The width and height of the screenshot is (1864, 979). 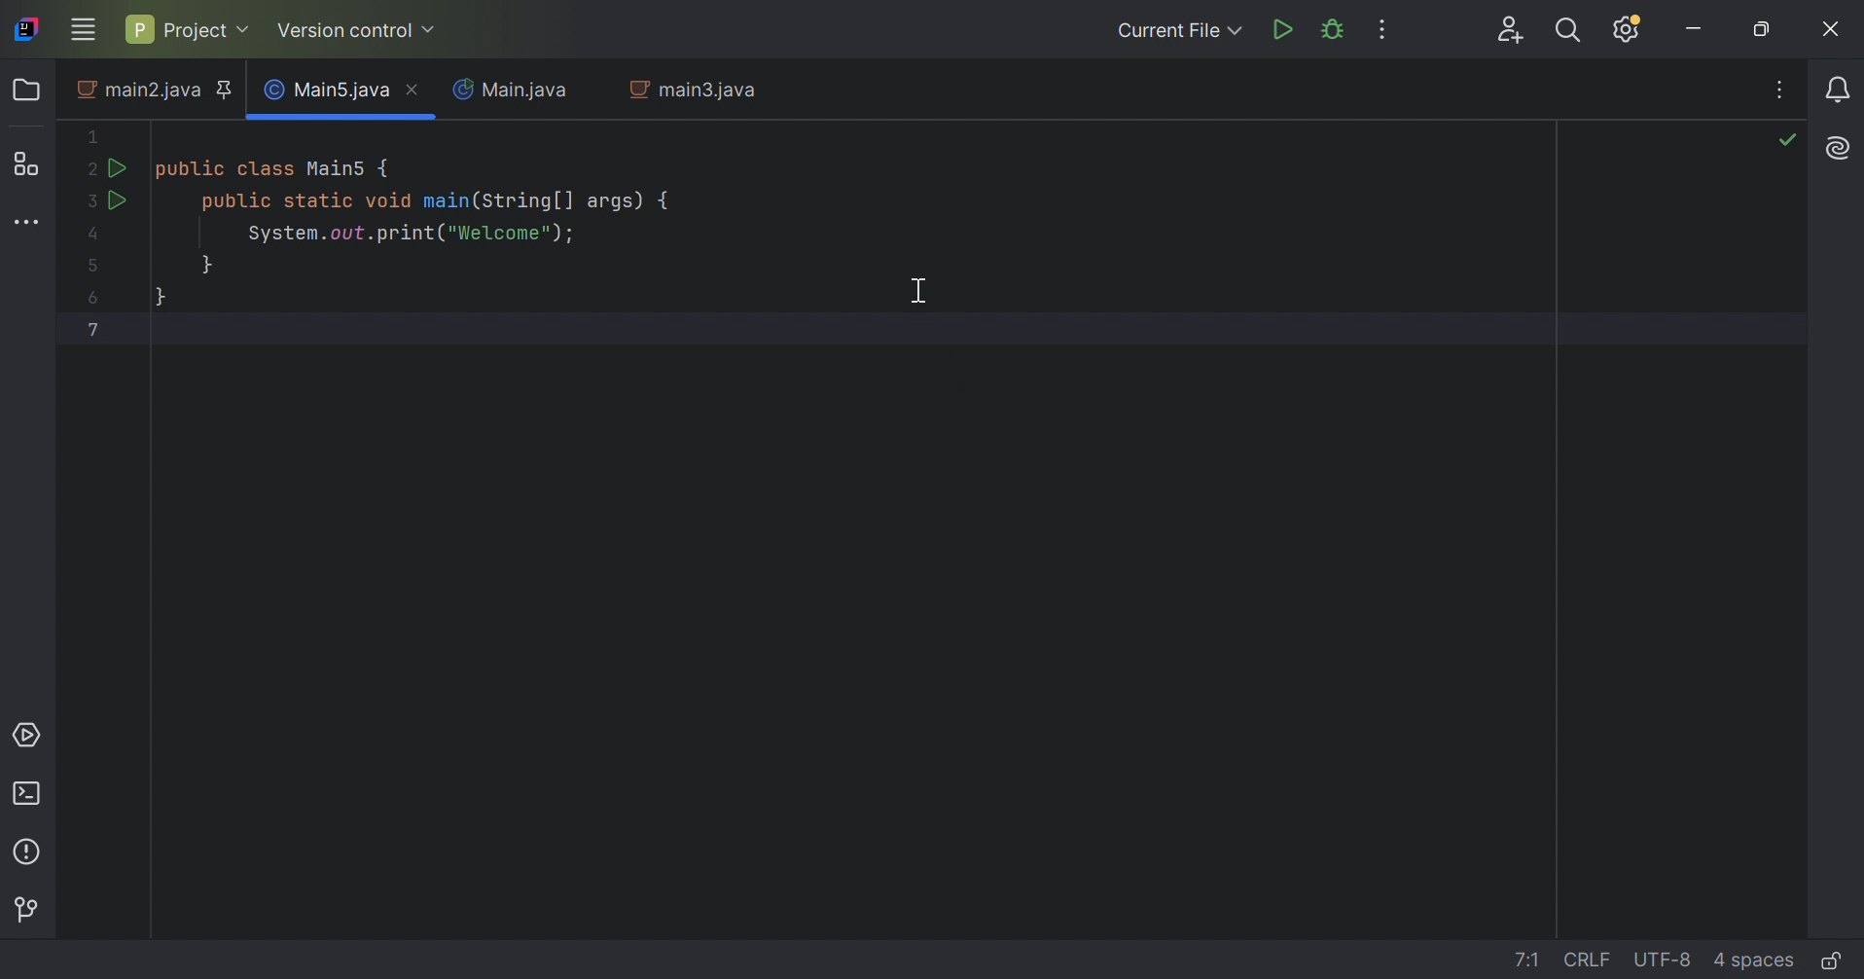 What do you see at coordinates (1781, 91) in the screenshot?
I see `Recent files, tab actions, and more` at bounding box center [1781, 91].